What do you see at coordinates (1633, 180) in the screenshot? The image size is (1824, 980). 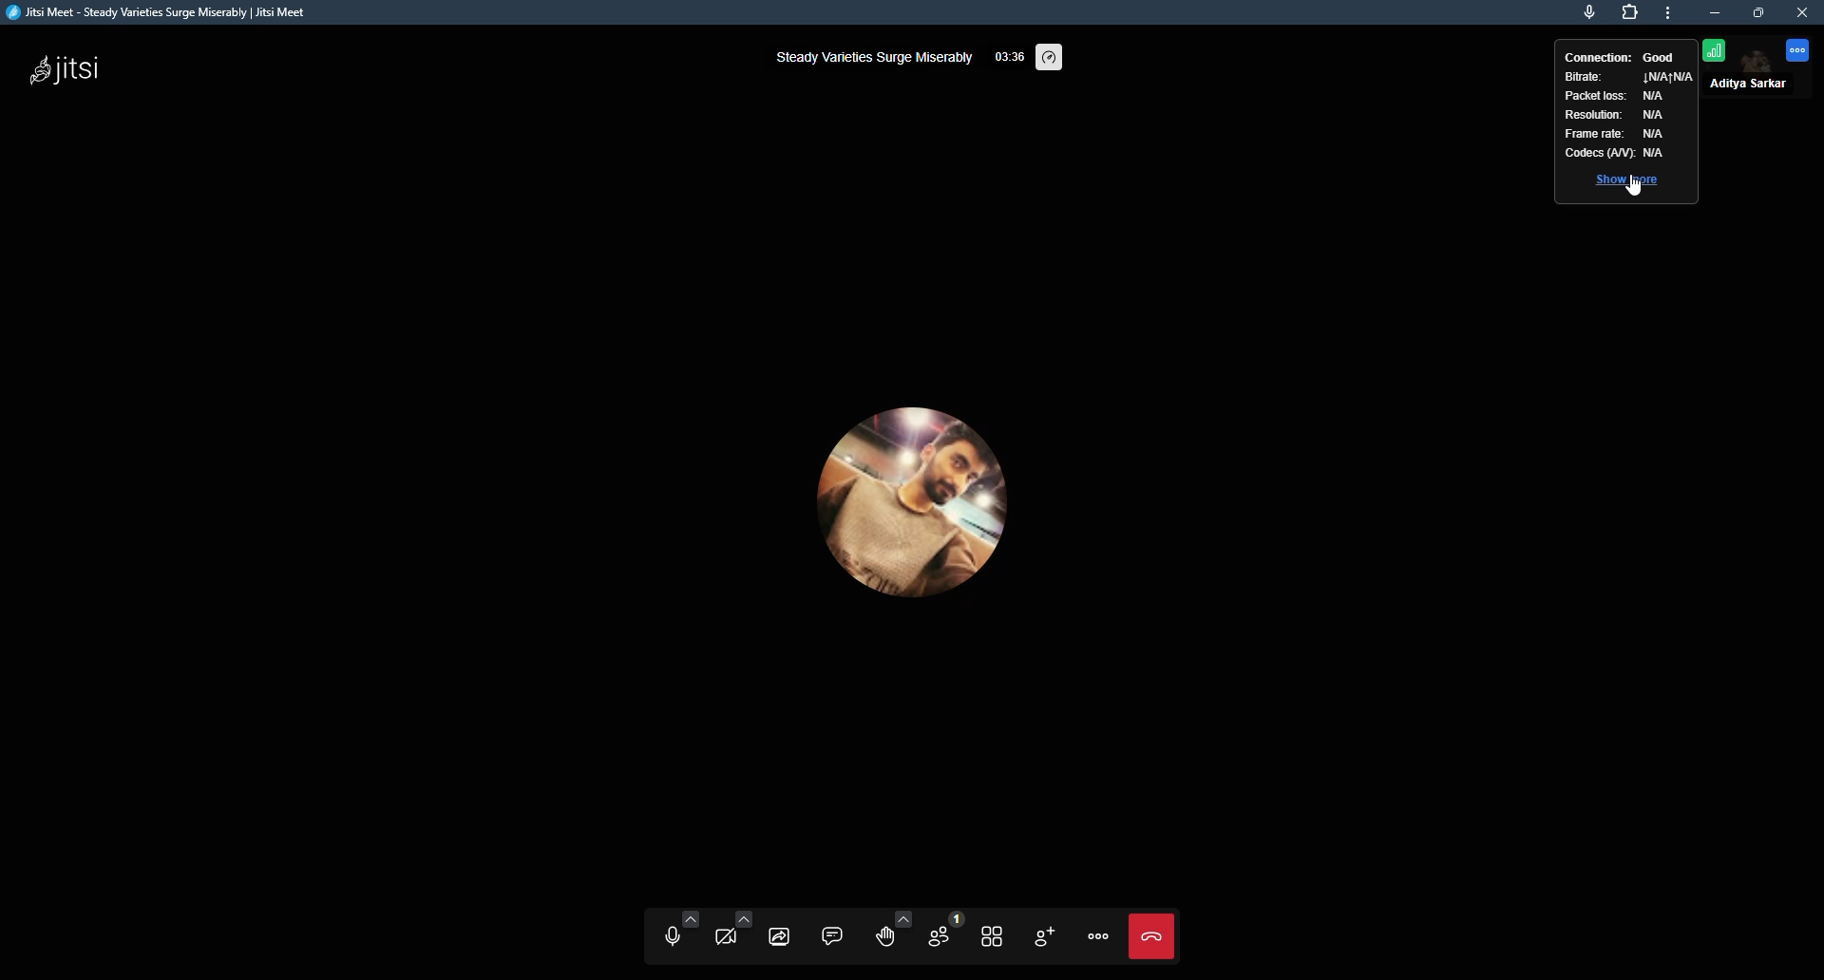 I see `show more` at bounding box center [1633, 180].